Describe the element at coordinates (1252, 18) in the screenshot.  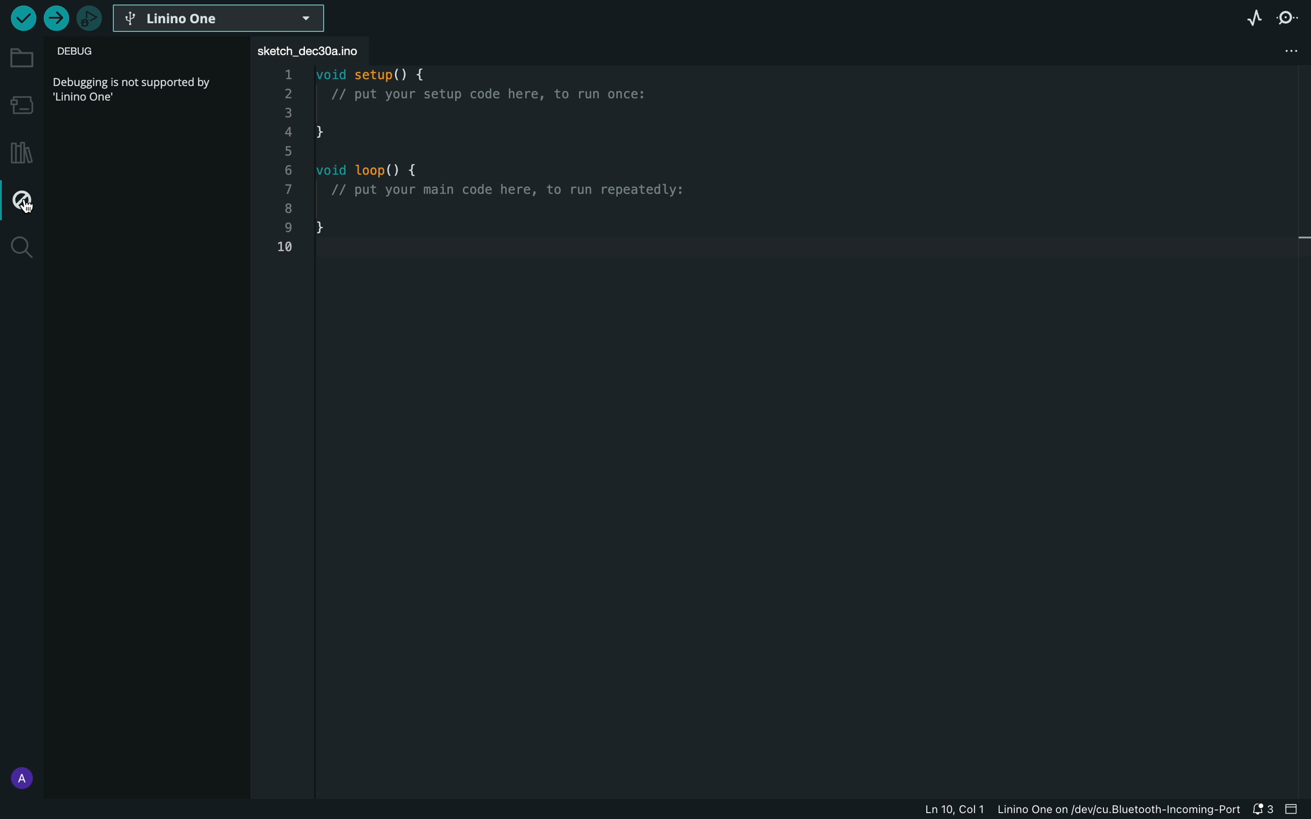
I see `serial plotter` at that location.